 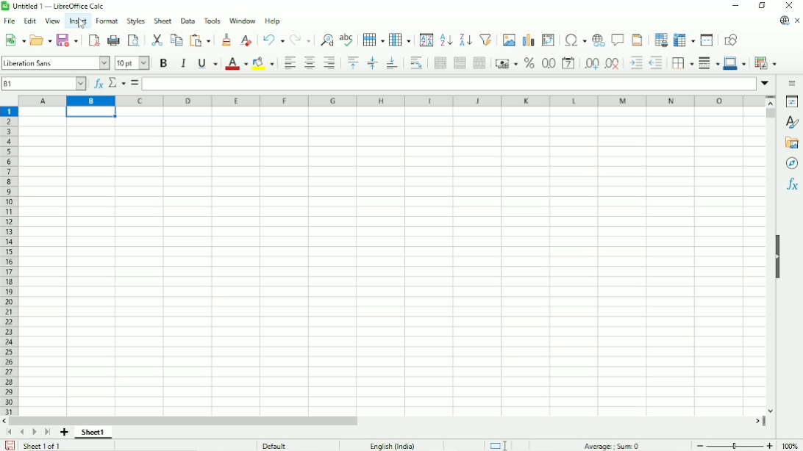 What do you see at coordinates (660, 39) in the screenshot?
I see `Define print area` at bounding box center [660, 39].